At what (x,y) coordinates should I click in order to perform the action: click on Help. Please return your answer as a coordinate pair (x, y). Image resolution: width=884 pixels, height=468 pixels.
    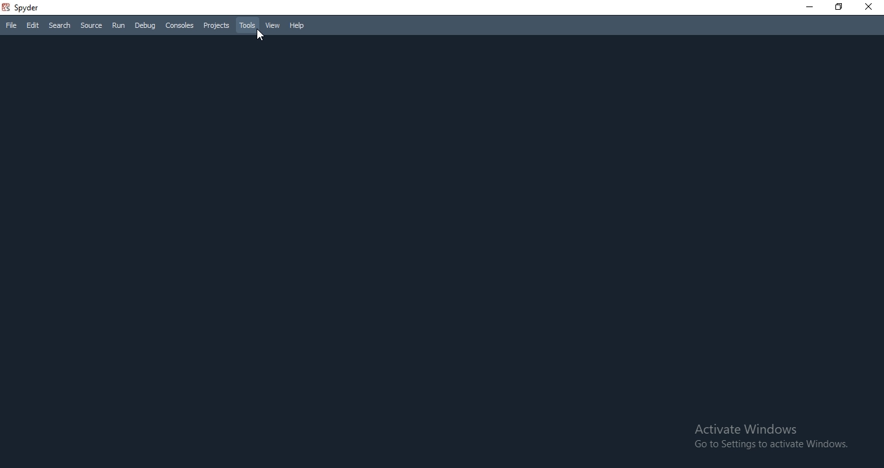
    Looking at the image, I should click on (297, 26).